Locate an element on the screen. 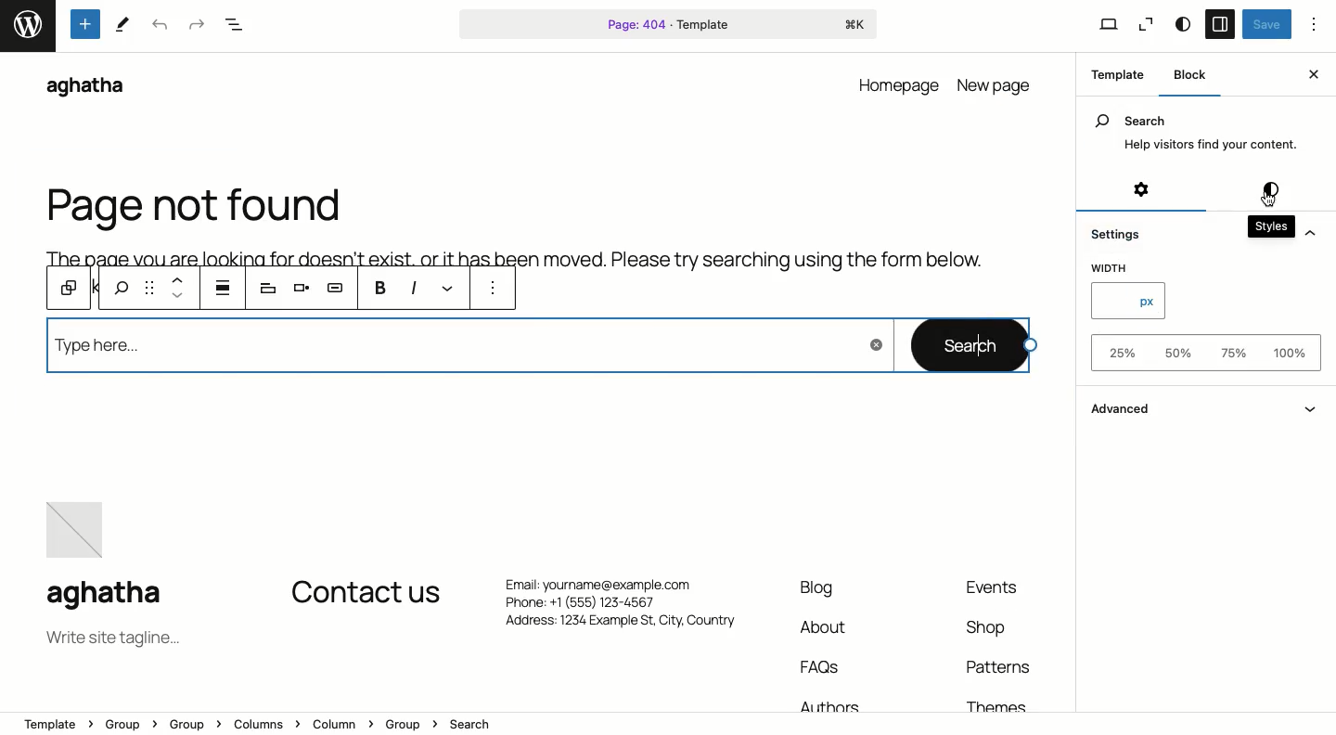 This screenshot has width=1336, height=735. Cursor is located at coordinates (1268, 198).